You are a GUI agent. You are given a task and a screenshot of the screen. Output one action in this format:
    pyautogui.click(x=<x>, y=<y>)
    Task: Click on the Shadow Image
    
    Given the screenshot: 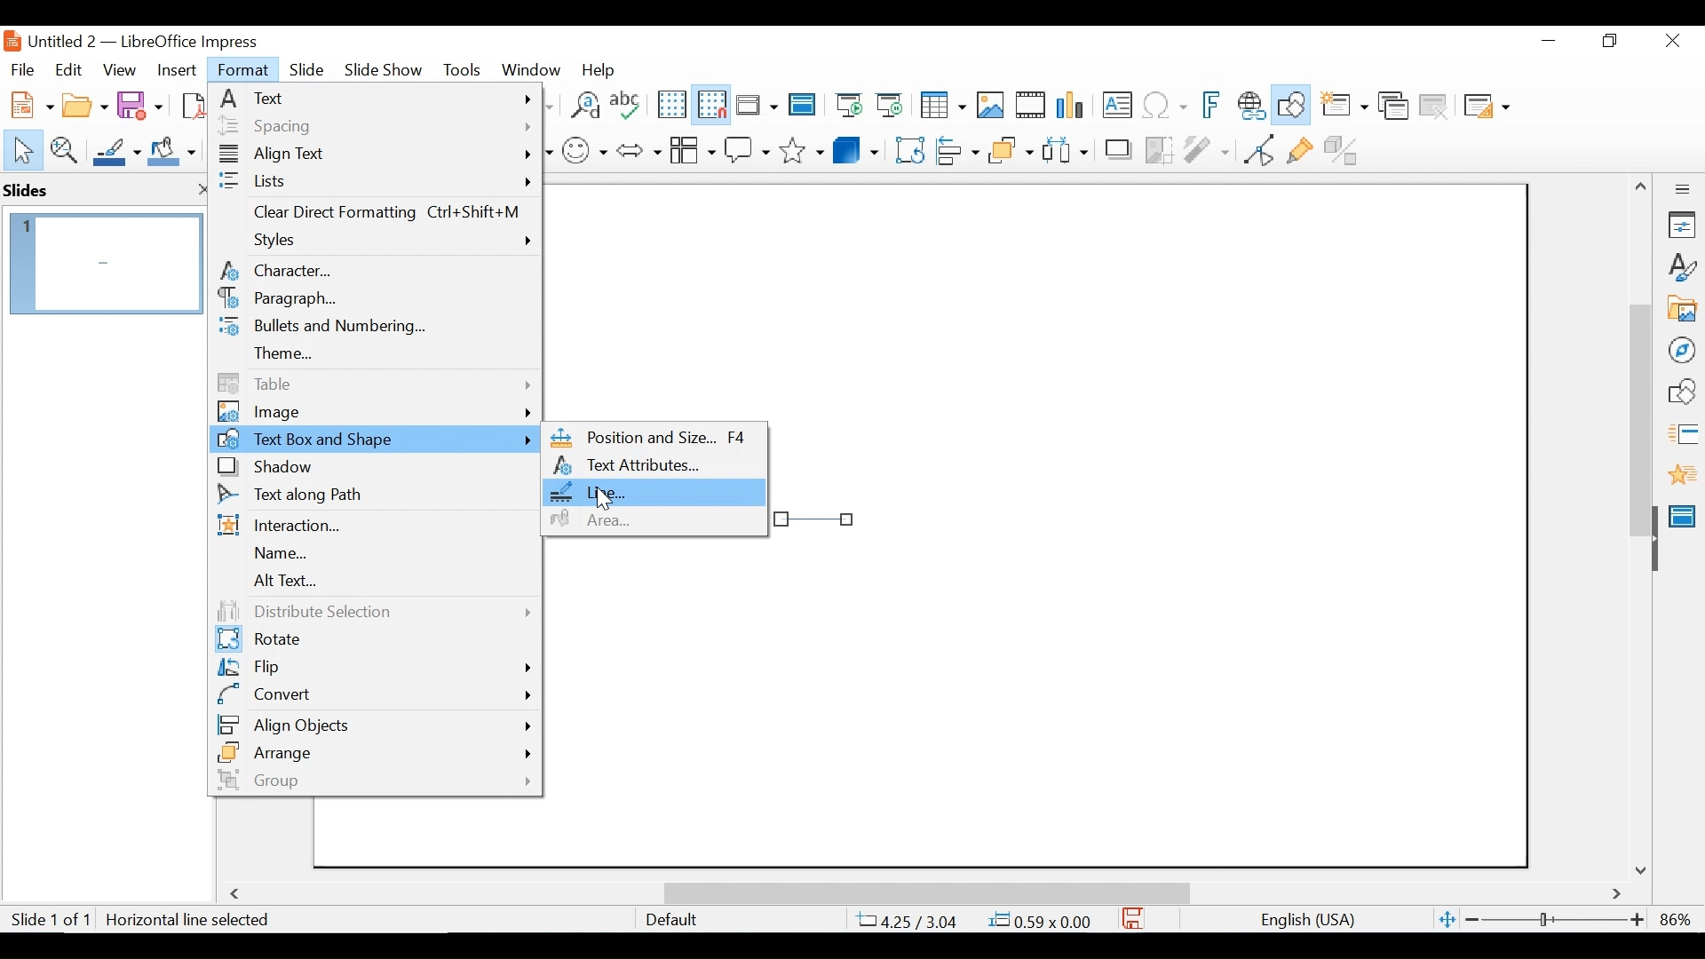 What is the action you would take?
    pyautogui.click(x=1120, y=148)
    